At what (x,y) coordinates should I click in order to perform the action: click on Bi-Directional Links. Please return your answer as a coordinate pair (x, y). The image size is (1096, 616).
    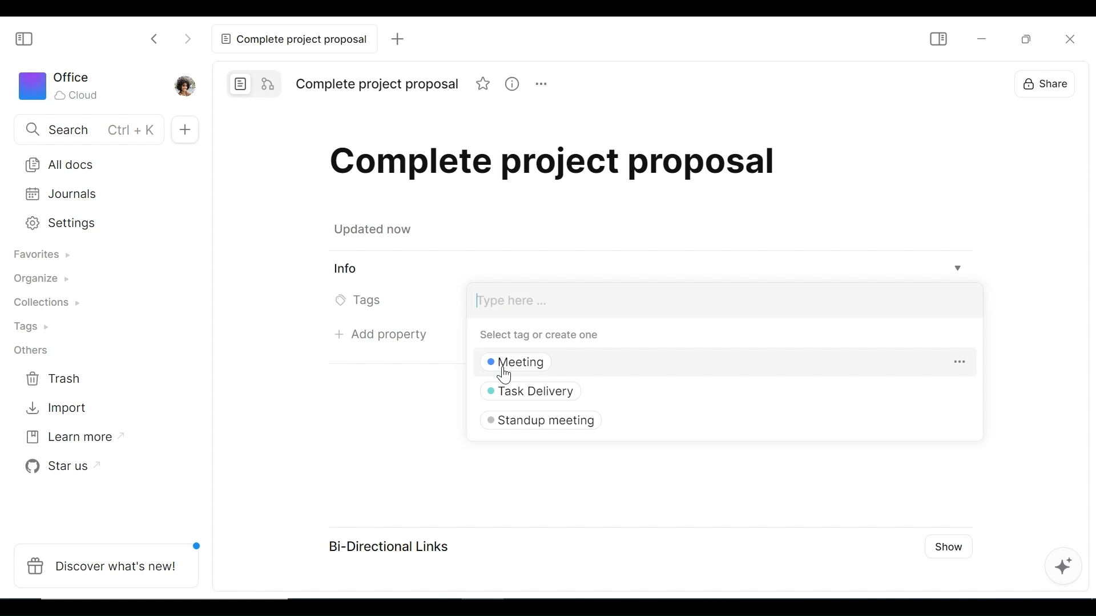
    Looking at the image, I should click on (383, 544).